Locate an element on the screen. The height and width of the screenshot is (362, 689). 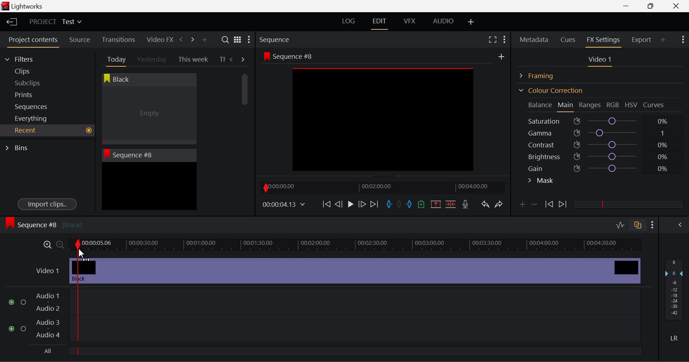
Toggle list and title view is located at coordinates (238, 39).